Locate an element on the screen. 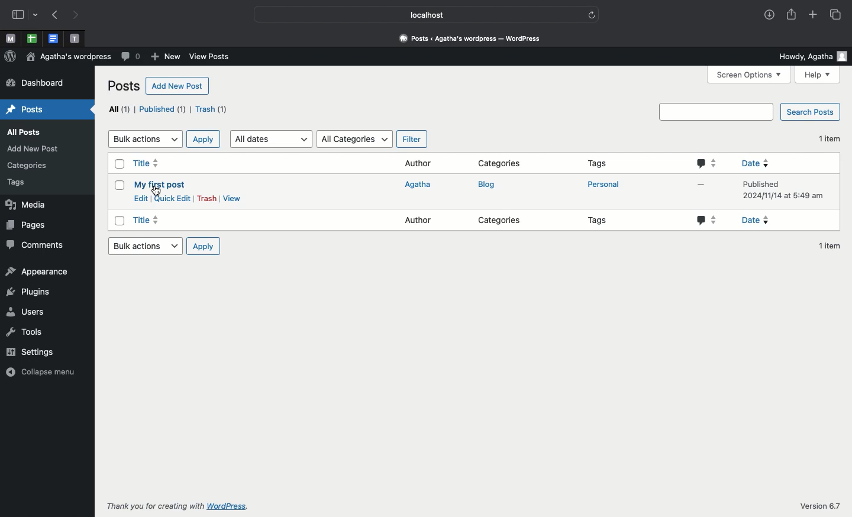 This screenshot has height=517, width=852. Posts is located at coordinates (122, 86).